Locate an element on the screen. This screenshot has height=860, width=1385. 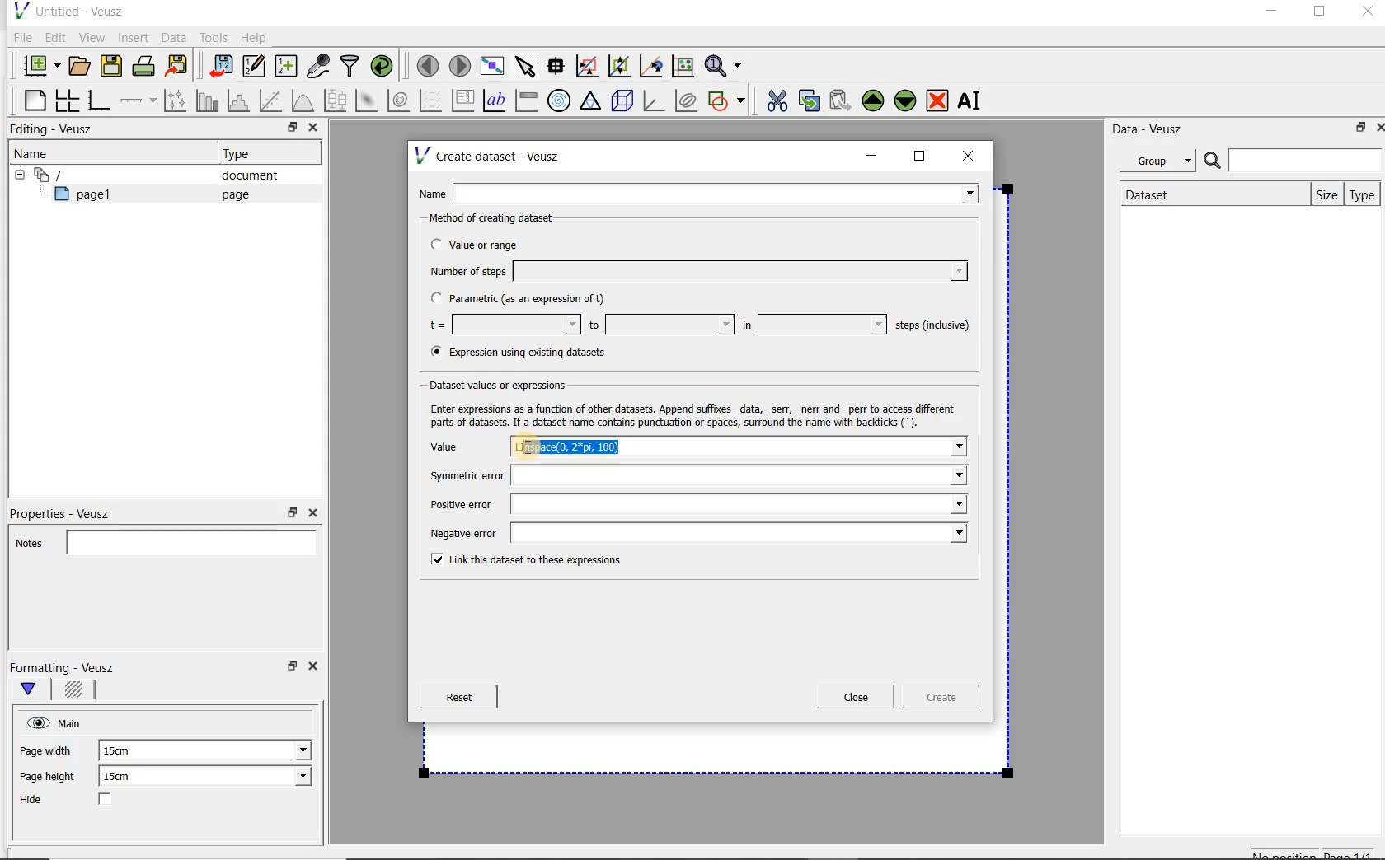
Fit a function to data is located at coordinates (273, 100).